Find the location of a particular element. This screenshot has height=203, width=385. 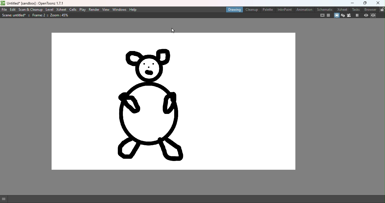

Drawing is located at coordinates (233, 10).